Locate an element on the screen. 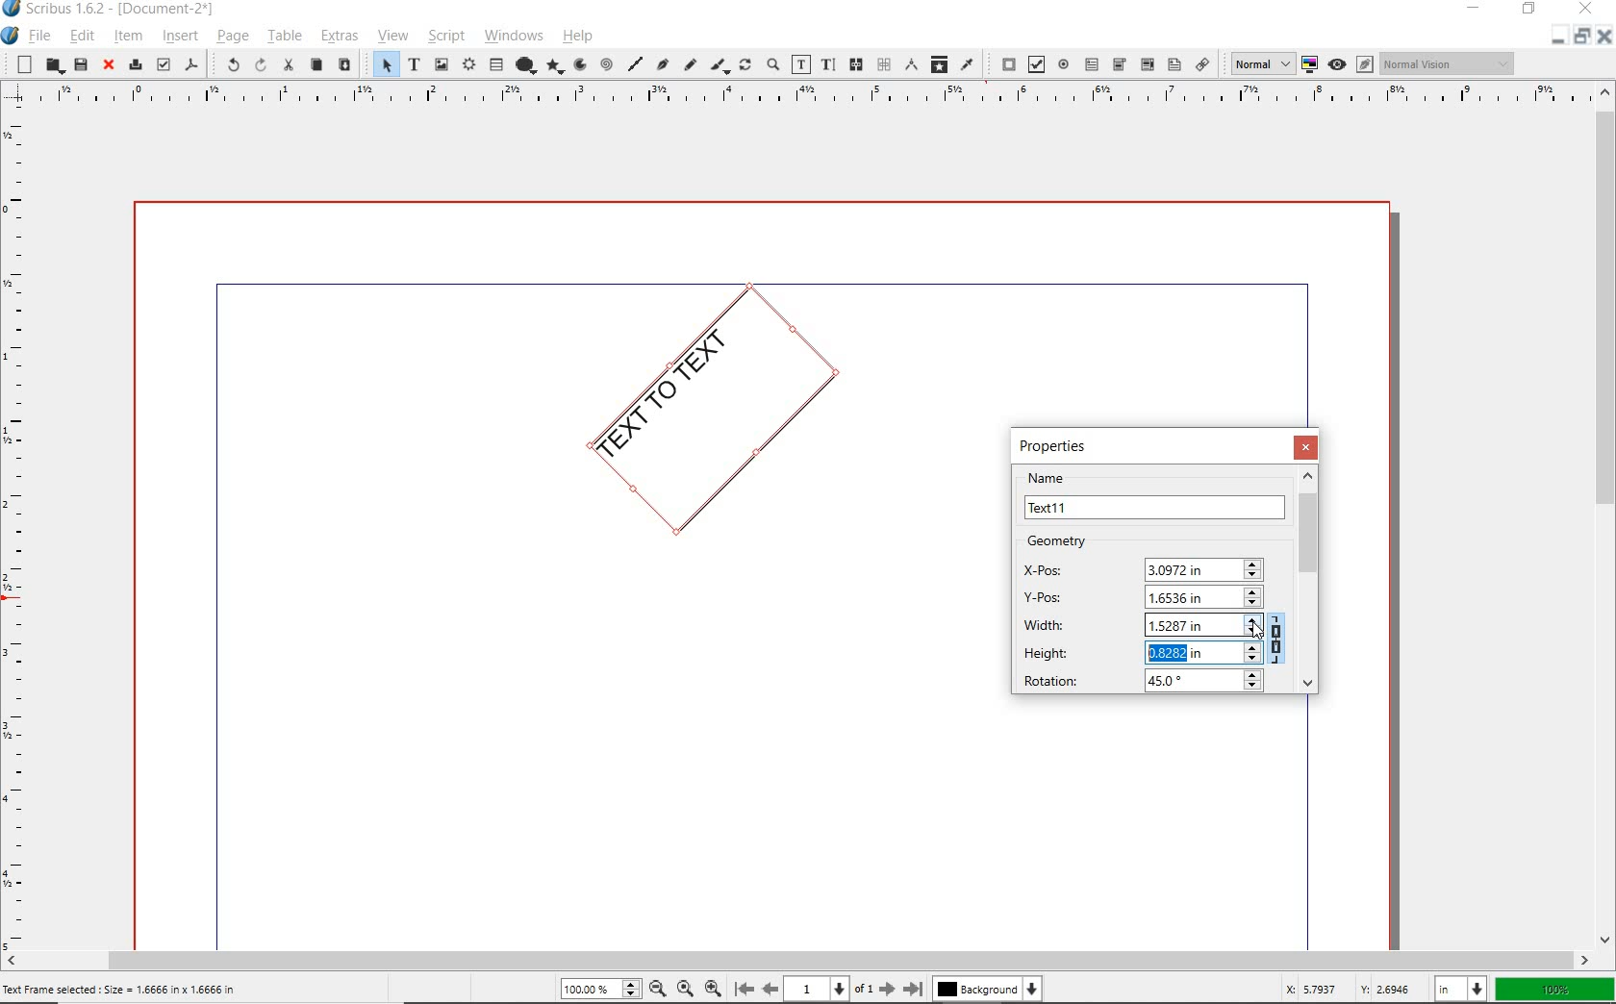  open is located at coordinates (54, 65).